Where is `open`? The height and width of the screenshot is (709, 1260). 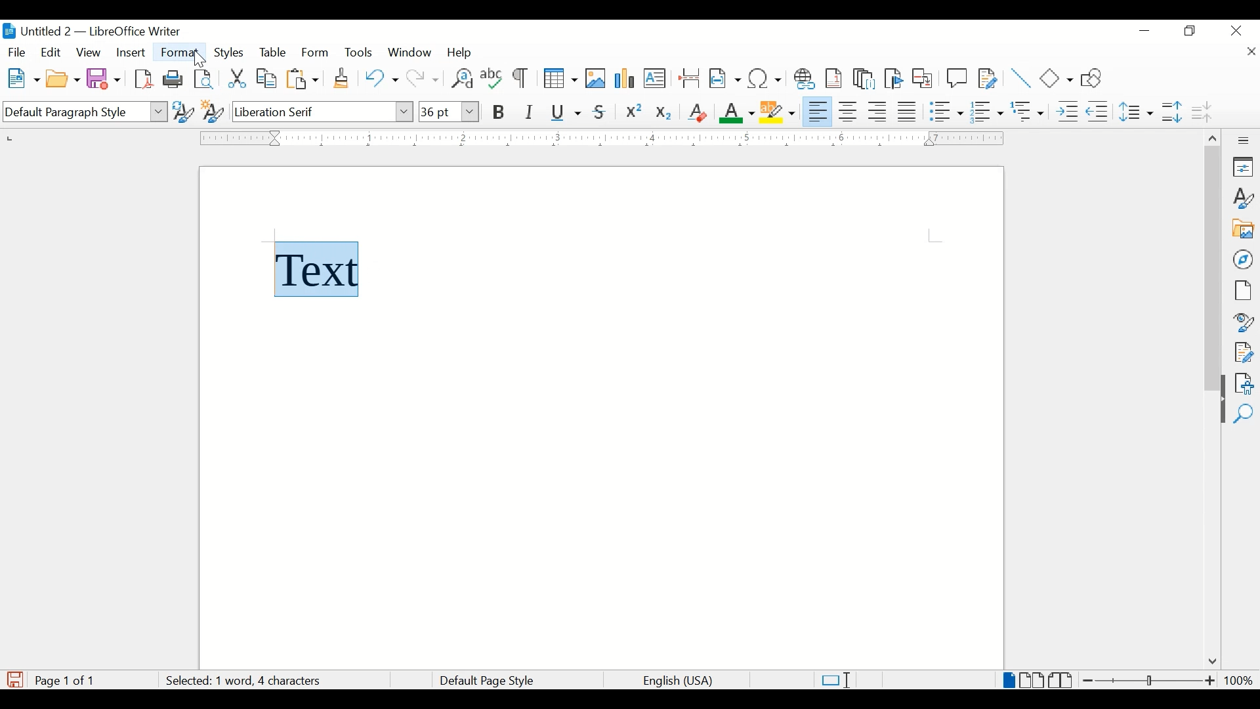 open is located at coordinates (62, 79).